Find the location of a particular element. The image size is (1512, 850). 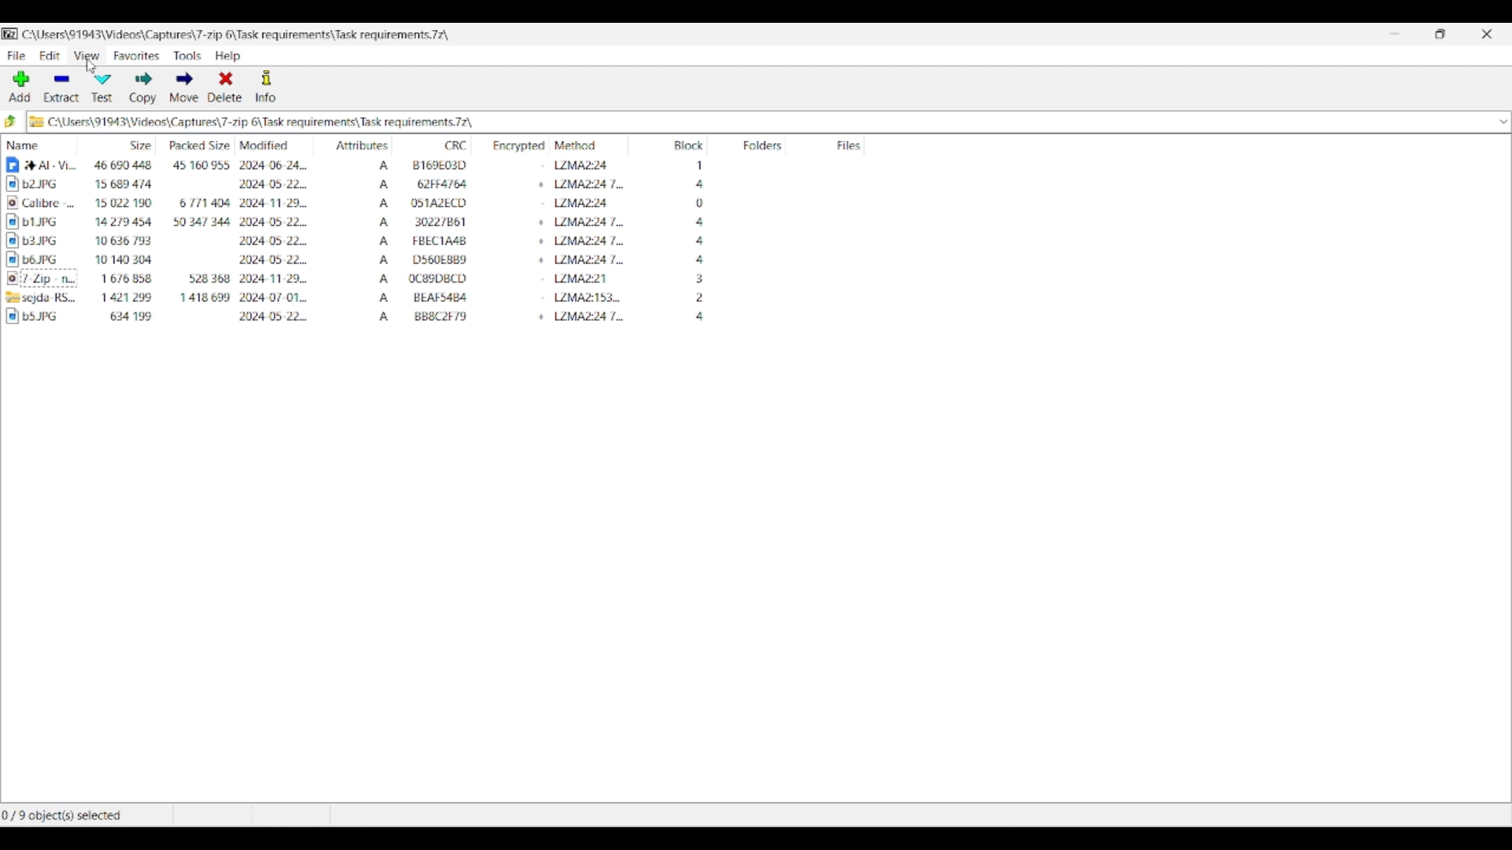

Method column is located at coordinates (589, 144).